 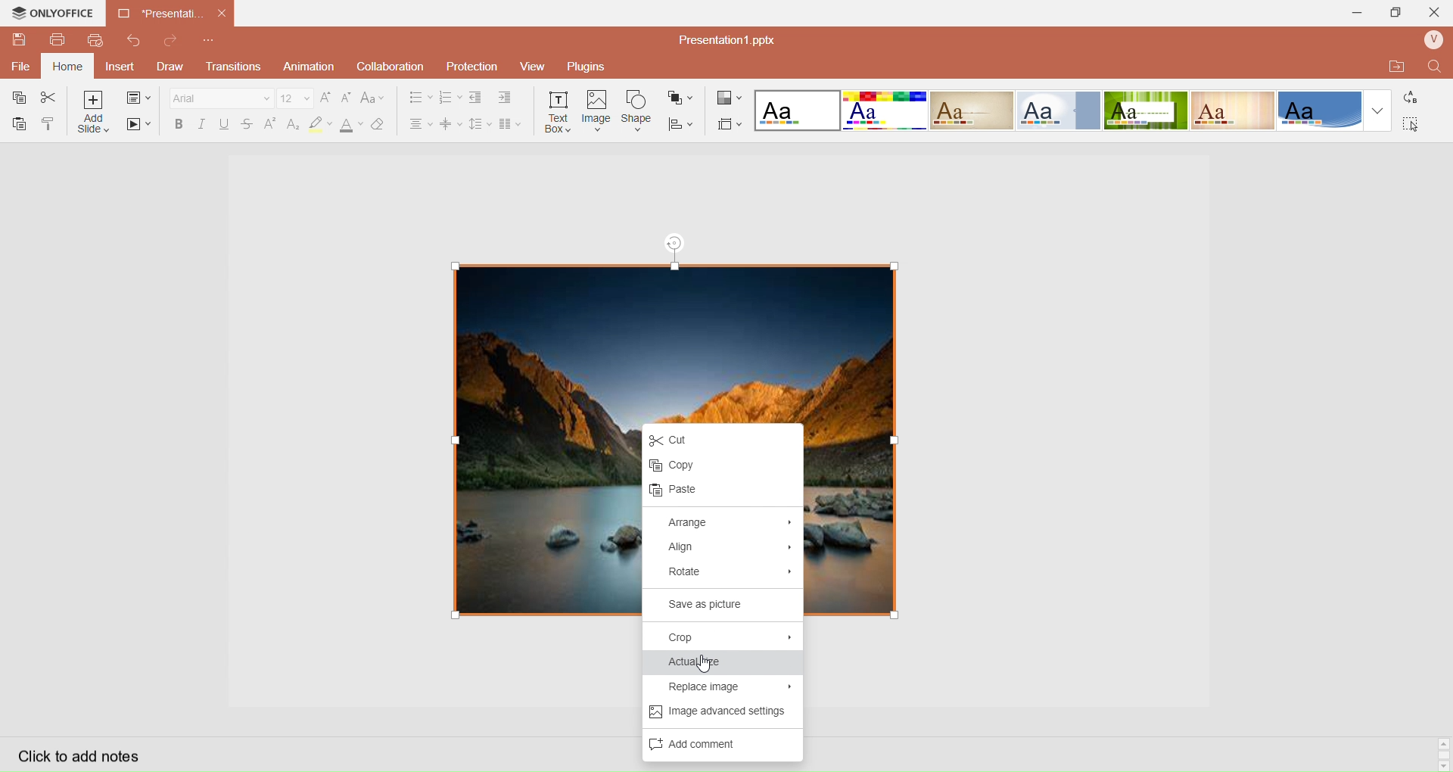 I want to click on Rotate, so click(x=731, y=570).